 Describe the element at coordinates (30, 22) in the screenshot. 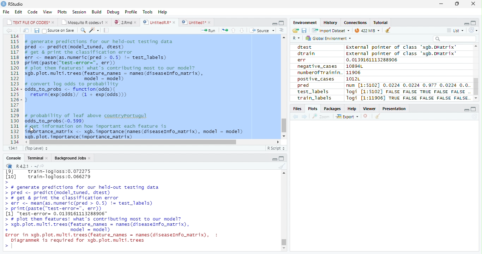

I see `TEXT FILE OF CODES" ` at that location.